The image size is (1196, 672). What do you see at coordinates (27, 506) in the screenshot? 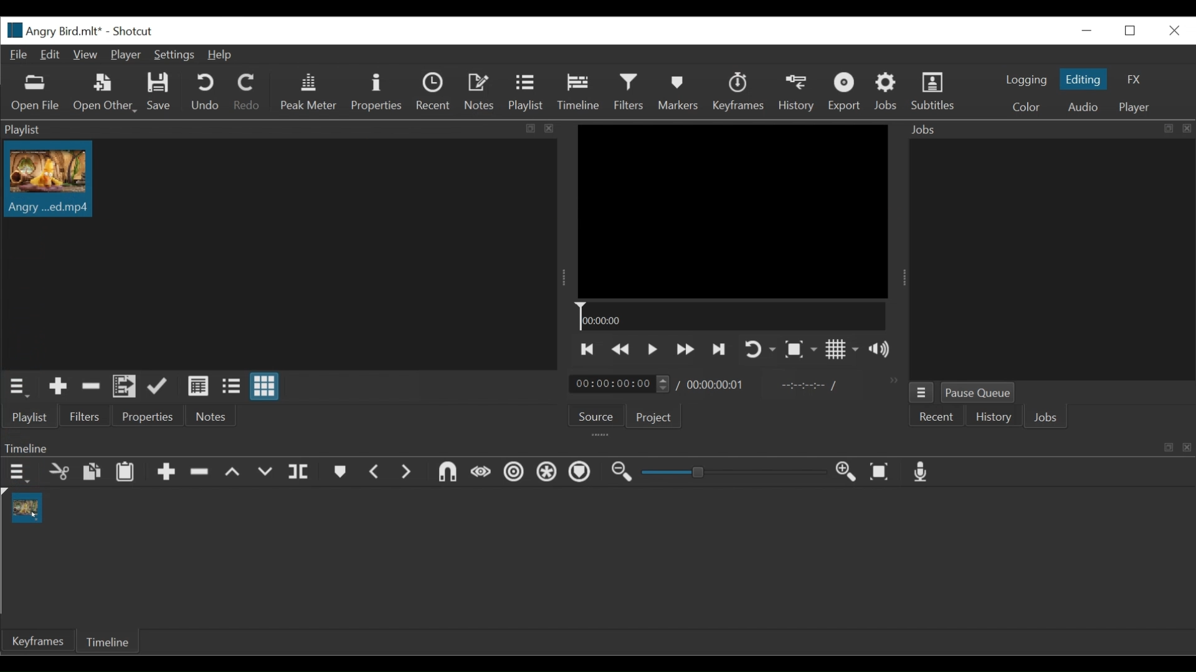
I see `Clip` at bounding box center [27, 506].